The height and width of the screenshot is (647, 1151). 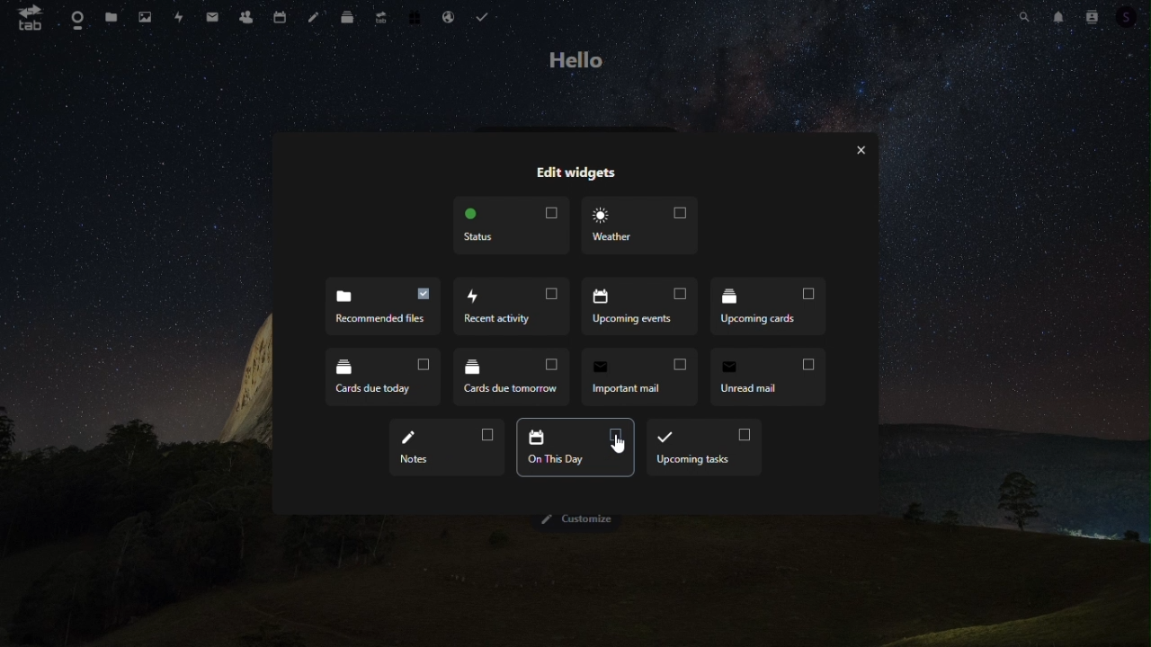 I want to click on Recommended files, so click(x=382, y=306).